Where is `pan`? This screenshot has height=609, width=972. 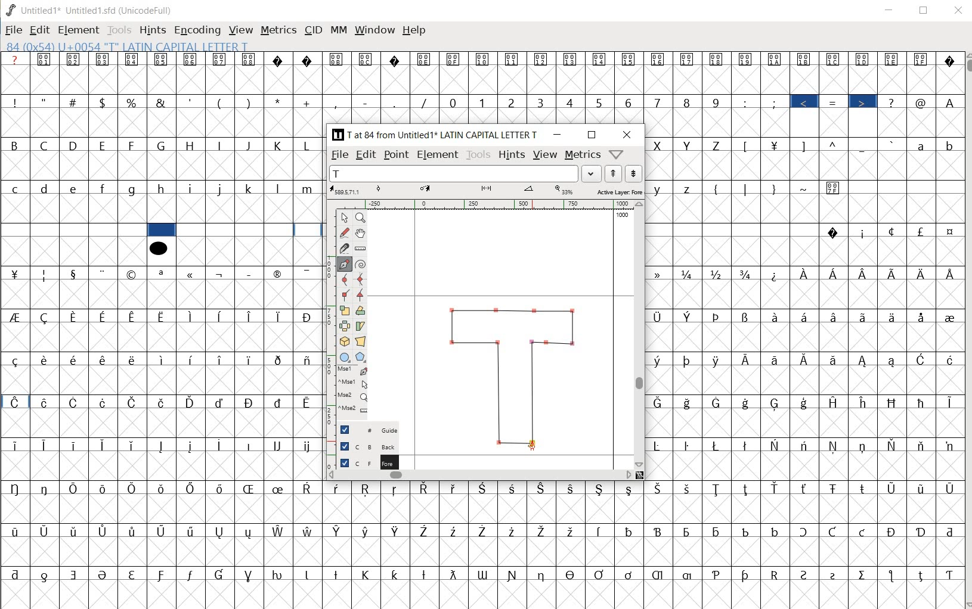 pan is located at coordinates (362, 232).